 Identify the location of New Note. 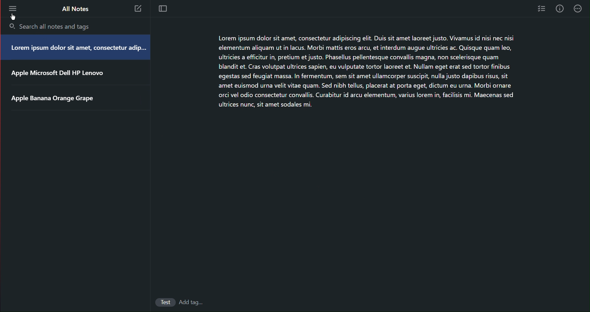
(139, 9).